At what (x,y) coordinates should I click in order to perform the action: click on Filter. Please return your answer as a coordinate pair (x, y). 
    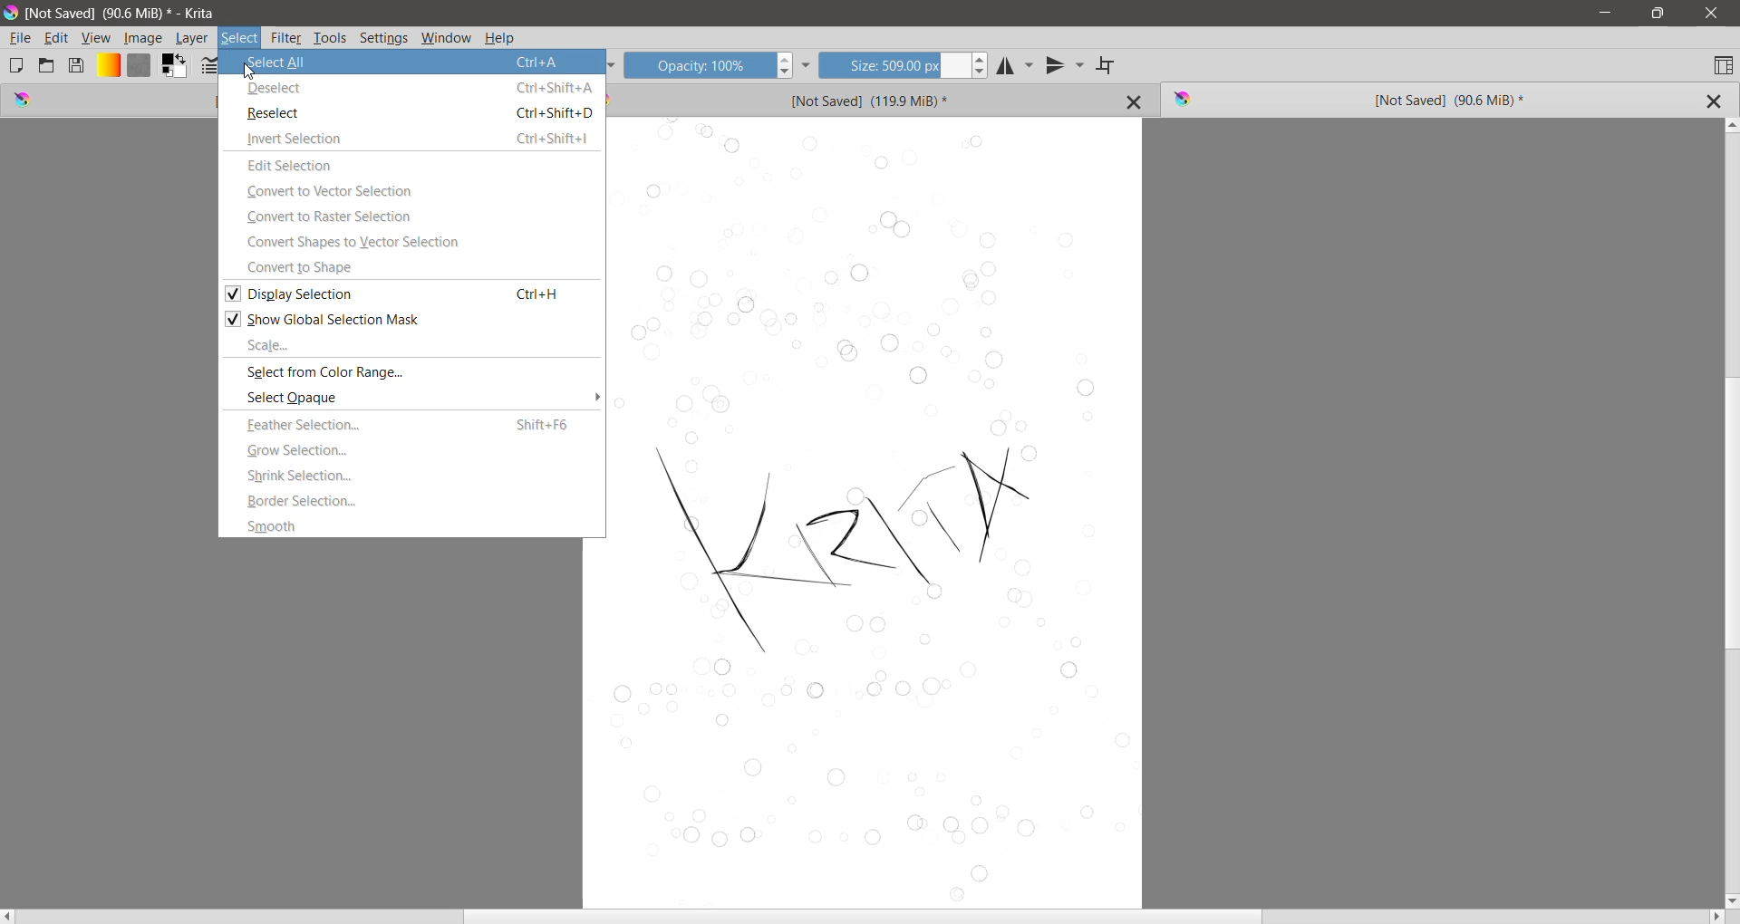
    Looking at the image, I should click on (286, 38).